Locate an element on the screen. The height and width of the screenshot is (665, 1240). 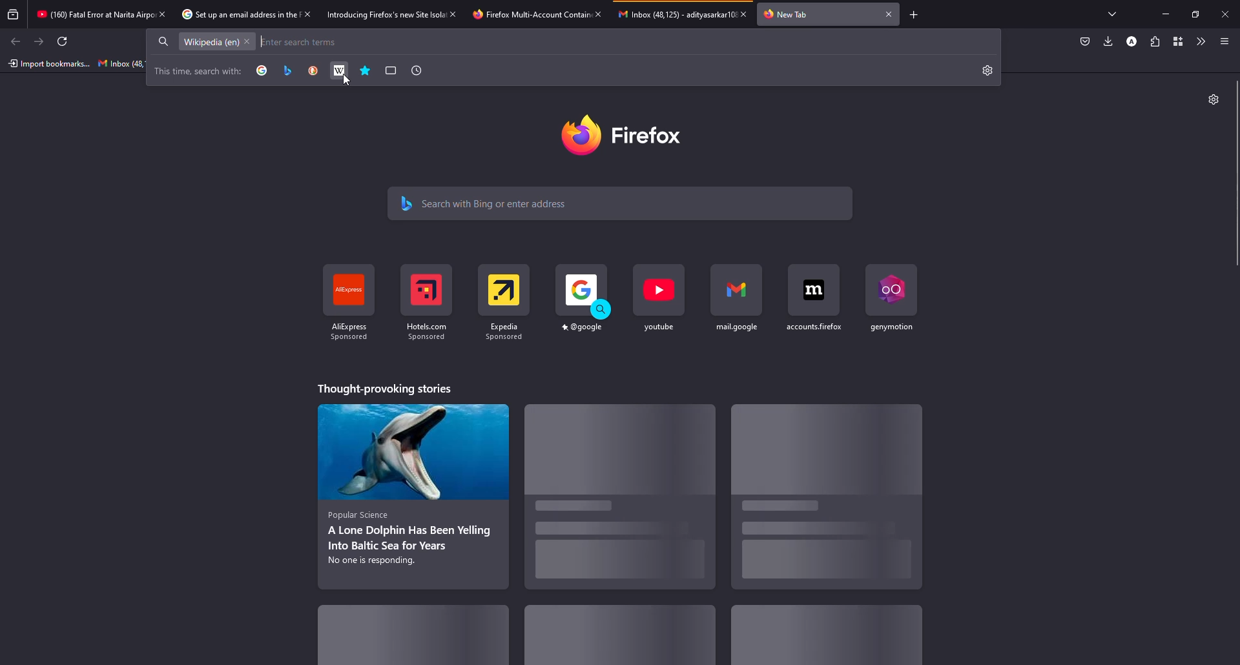
tabs is located at coordinates (391, 70).